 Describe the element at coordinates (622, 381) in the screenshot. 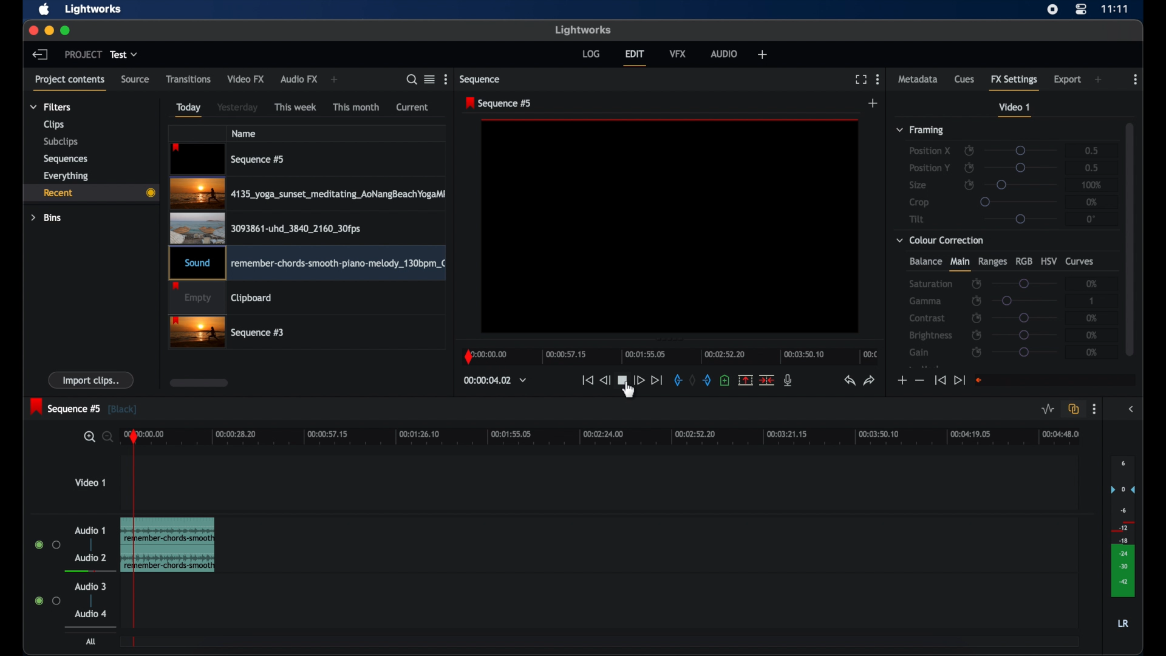

I see `pause ` at that location.